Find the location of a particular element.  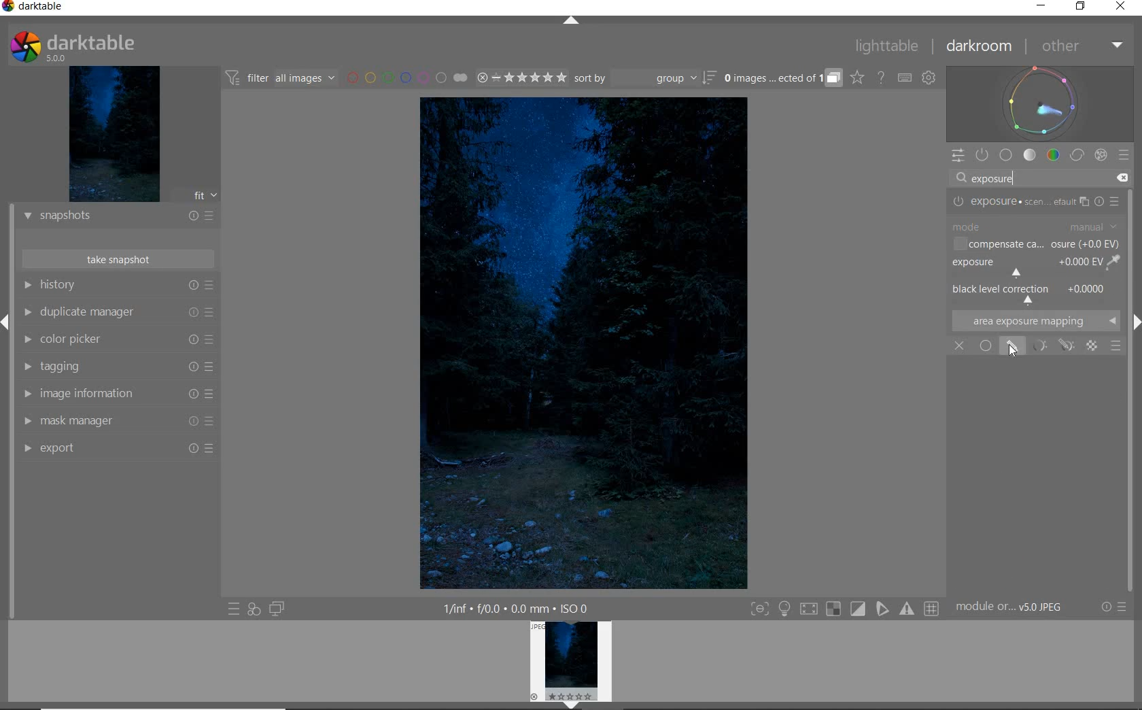

EFFECT is located at coordinates (1101, 156).